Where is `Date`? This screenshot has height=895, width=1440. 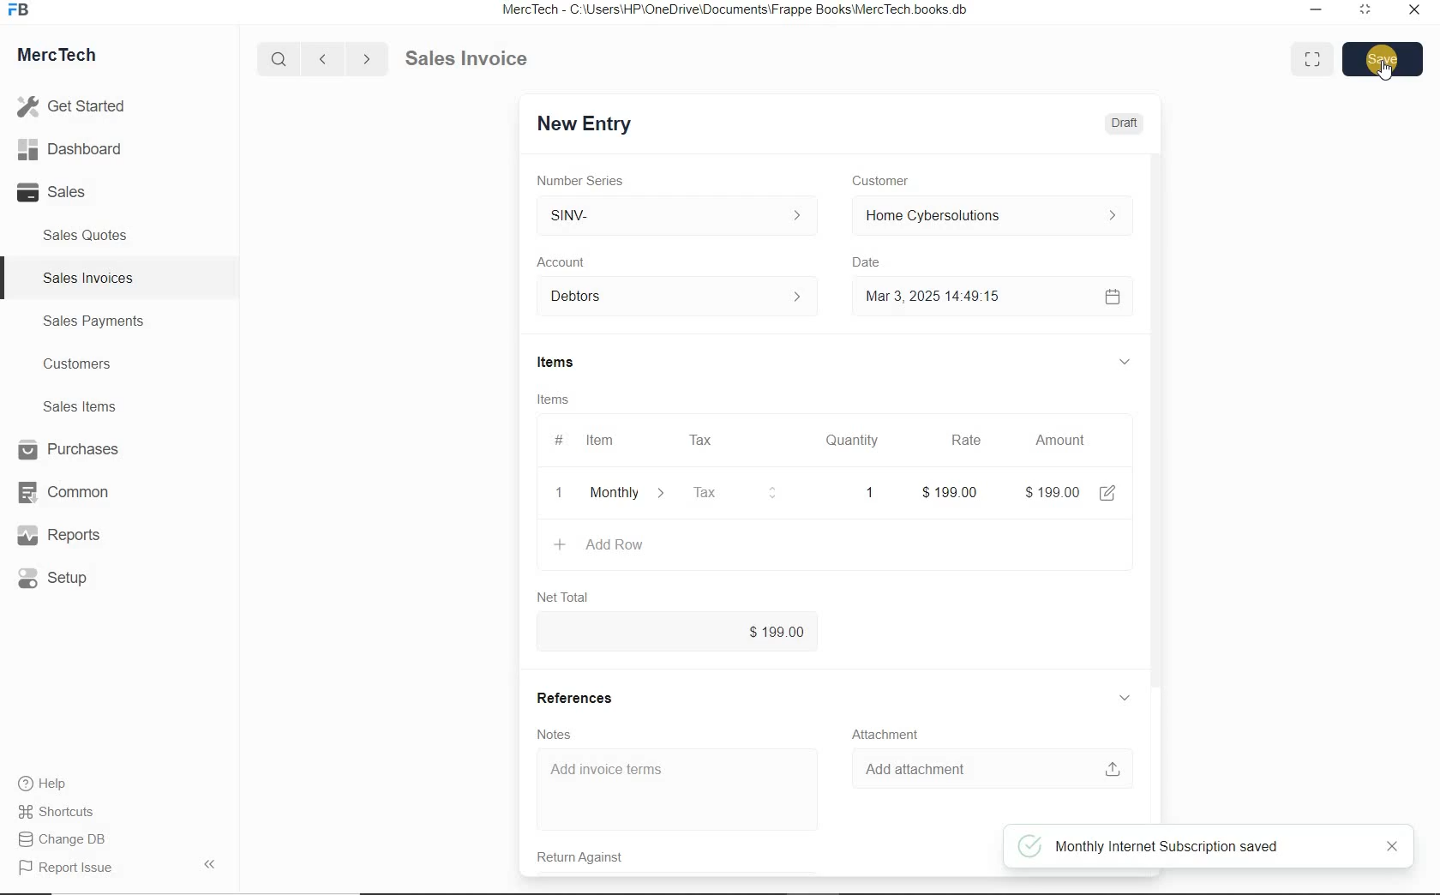
Date is located at coordinates (874, 262).